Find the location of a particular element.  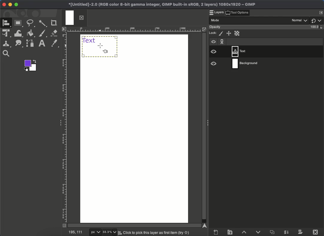

Zoom is located at coordinates (7, 54).